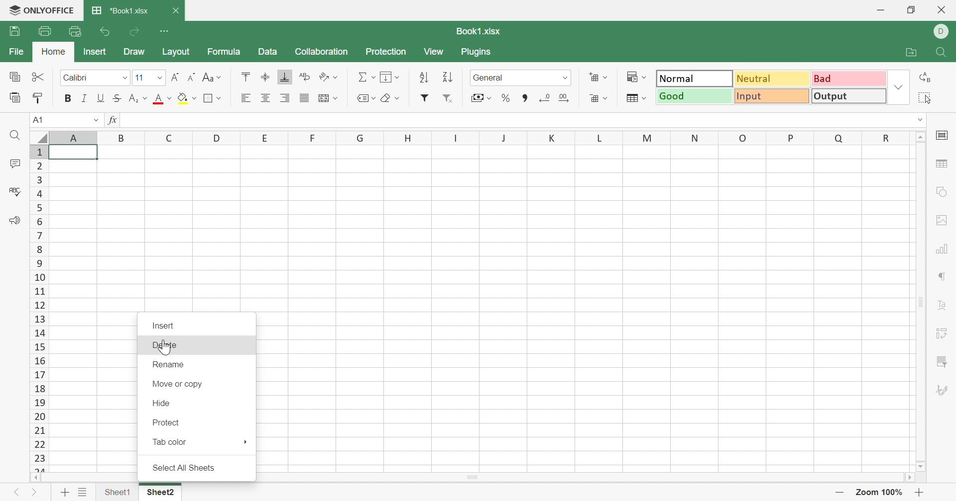  I want to click on Drop Down, so click(647, 77).